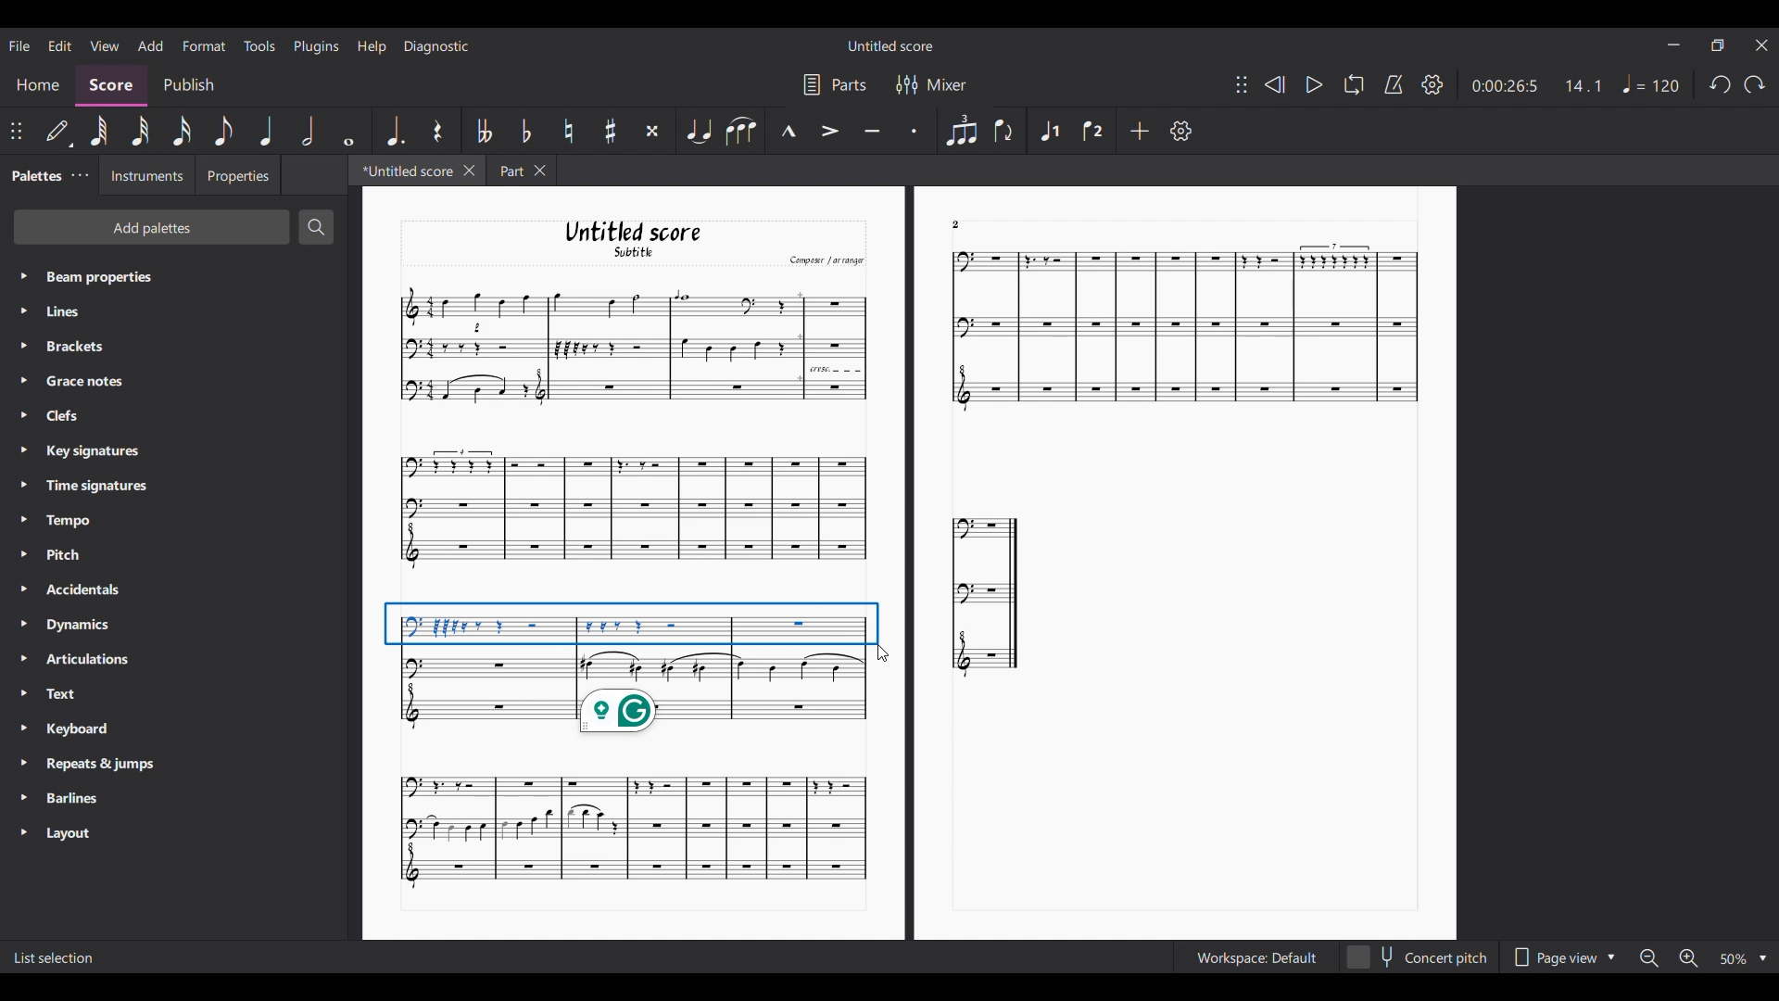 This screenshot has height=1001, width=1779. Describe the element at coordinates (1093, 131) in the screenshot. I see `Voice 2` at that location.